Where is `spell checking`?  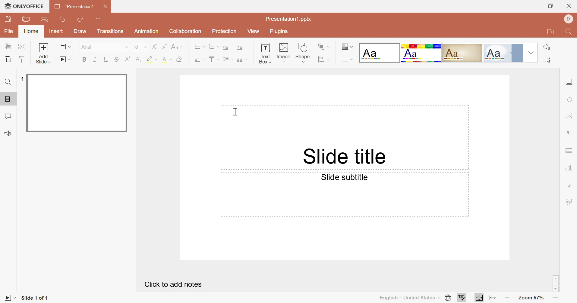
spell checking is located at coordinates (463, 298).